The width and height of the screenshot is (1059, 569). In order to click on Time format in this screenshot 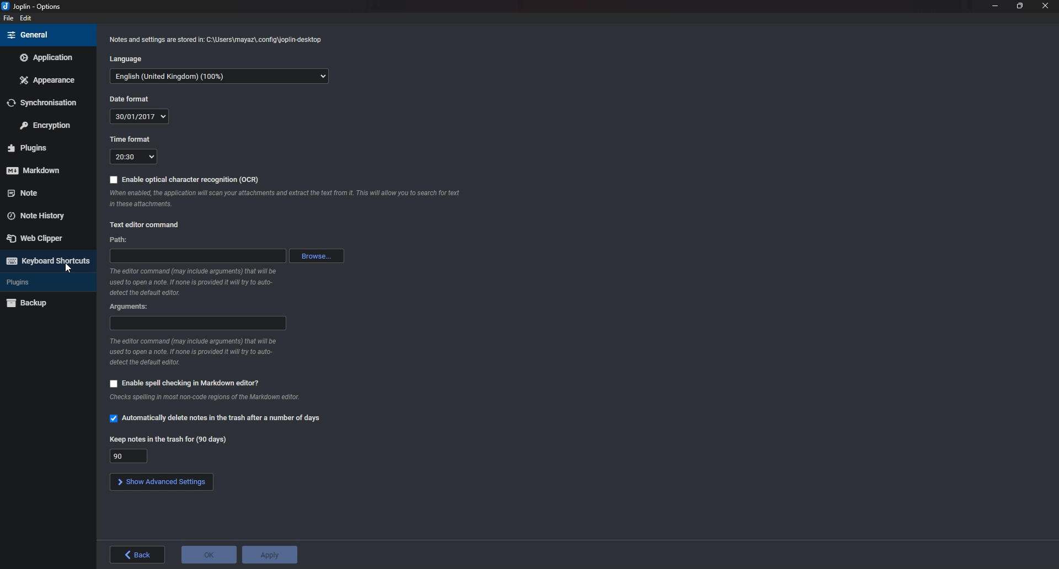, I will do `click(130, 138)`.